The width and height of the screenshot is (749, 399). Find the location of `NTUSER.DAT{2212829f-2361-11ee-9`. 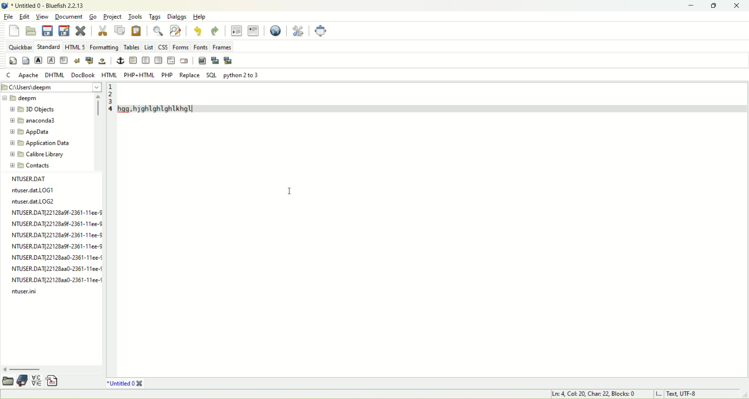

NTUSER.DAT{2212829f-2361-11ee-9 is located at coordinates (57, 223).